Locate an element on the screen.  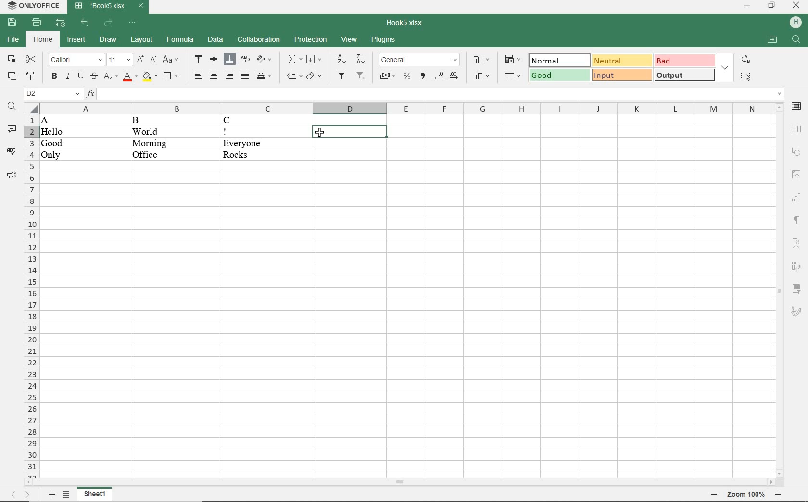
Morning is located at coordinates (163, 143).